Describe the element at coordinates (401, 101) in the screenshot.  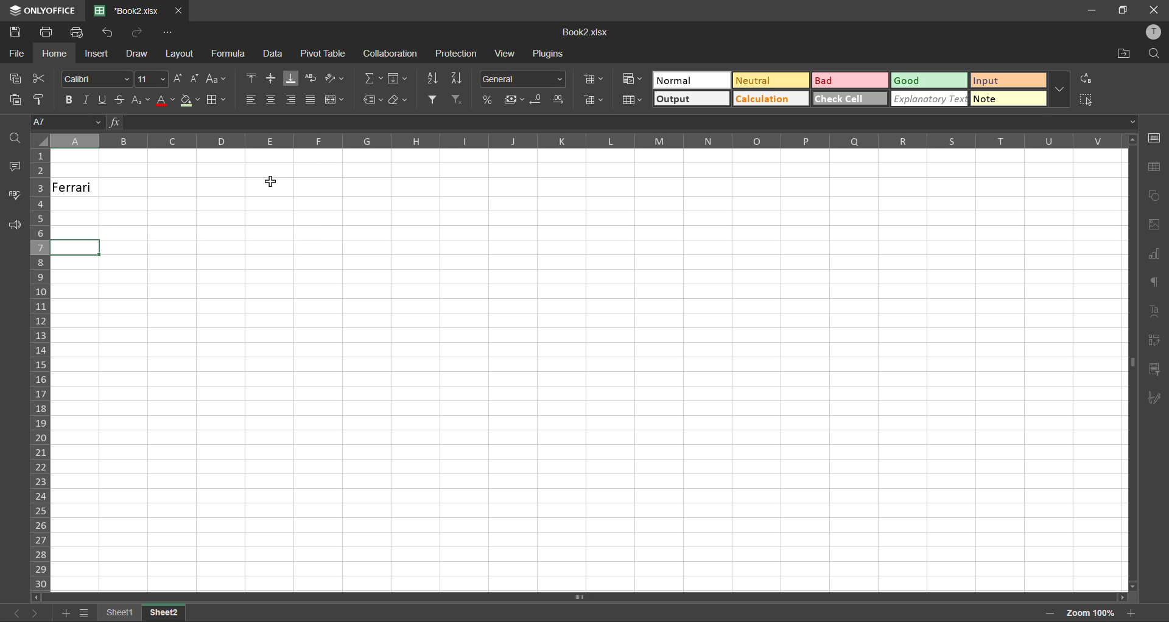
I see `clear` at that location.